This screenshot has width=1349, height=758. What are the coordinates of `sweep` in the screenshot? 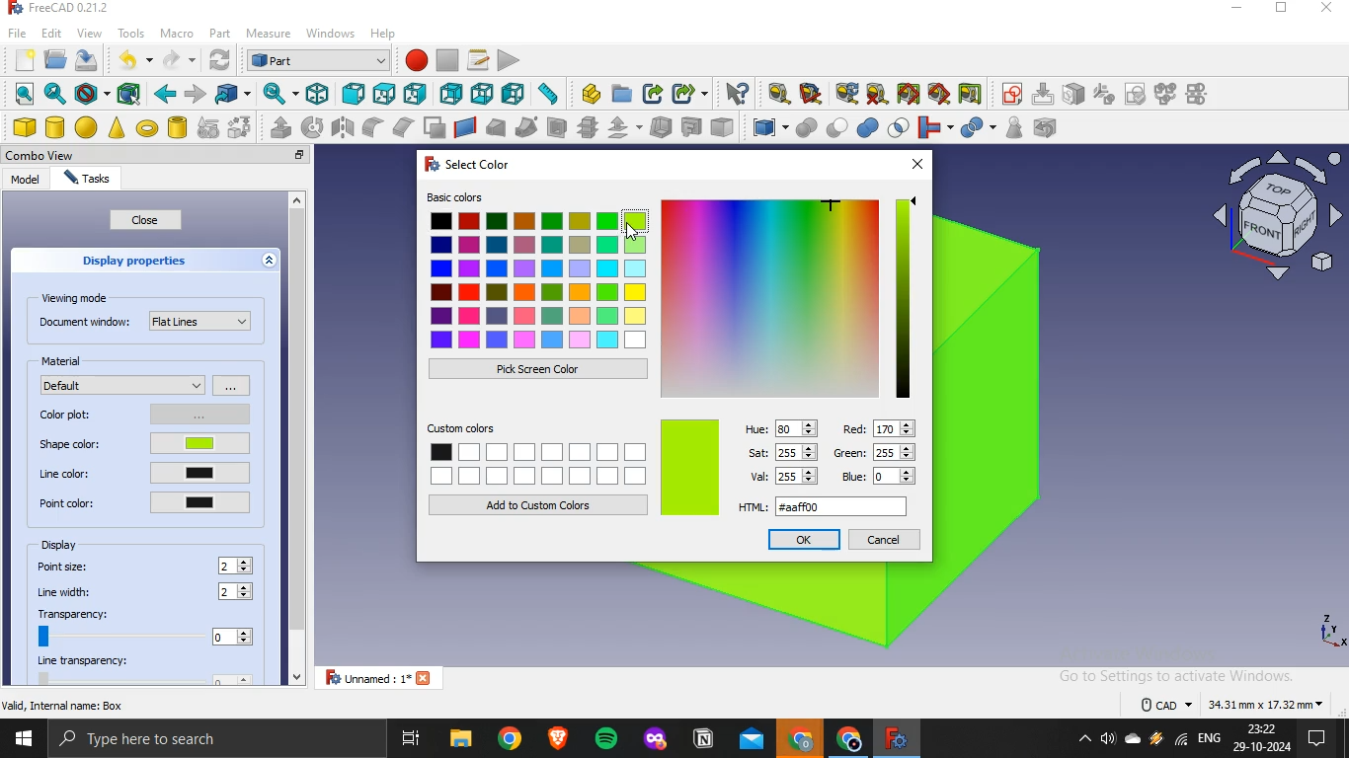 It's located at (526, 126).